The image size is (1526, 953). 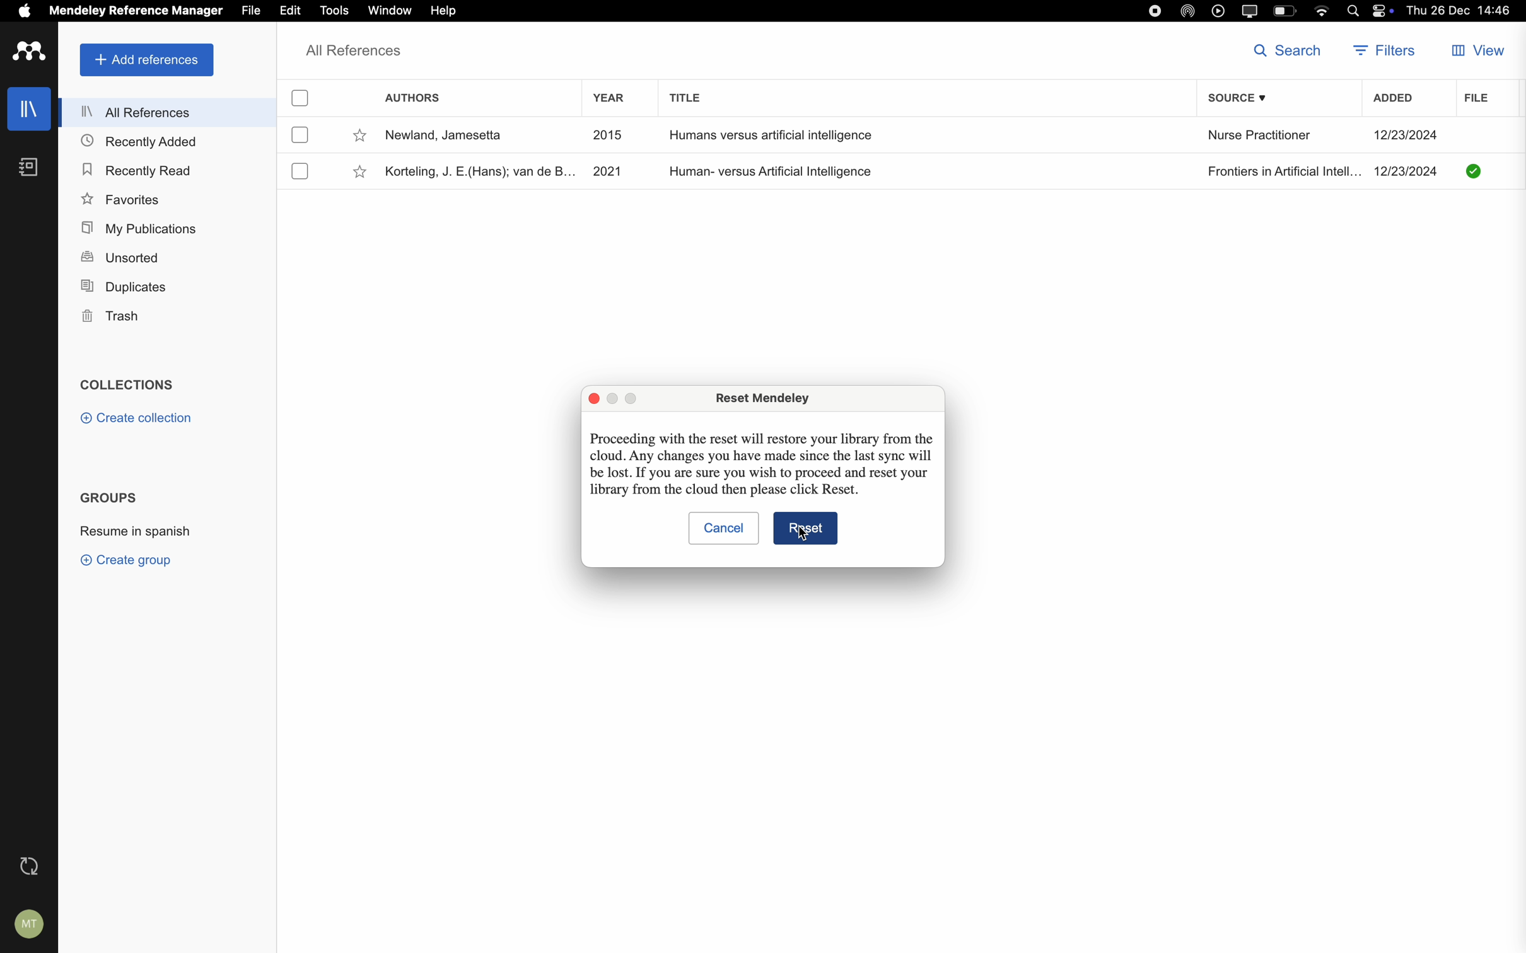 I want to click on Mendeley logo, so click(x=29, y=50).